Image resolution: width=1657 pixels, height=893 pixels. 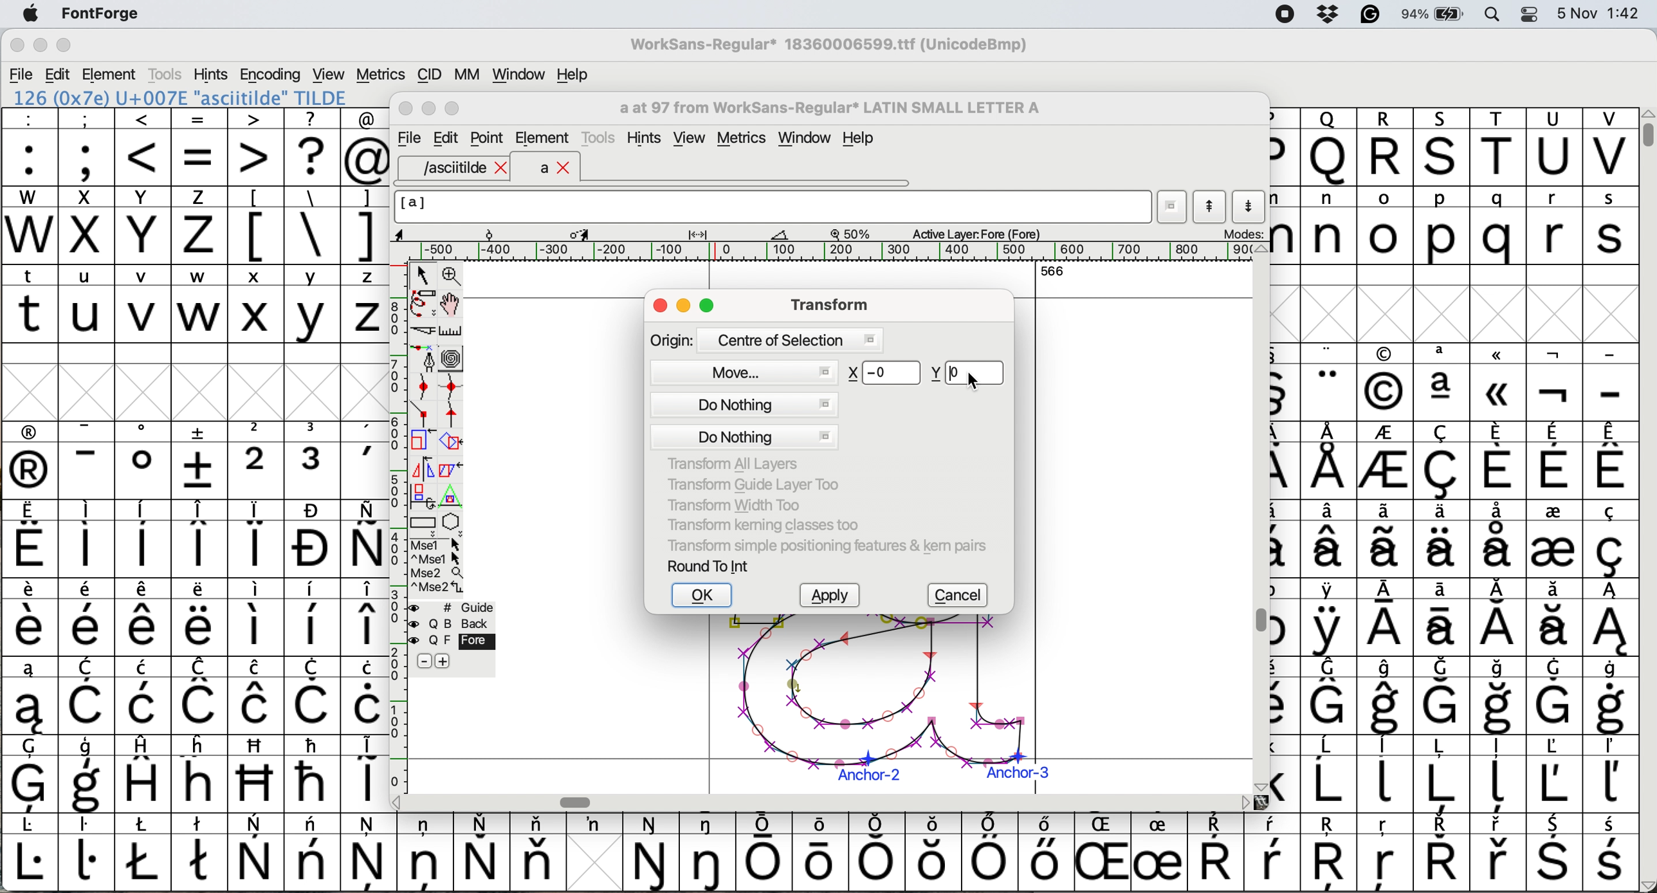 I want to click on symbol, so click(x=1387, y=539).